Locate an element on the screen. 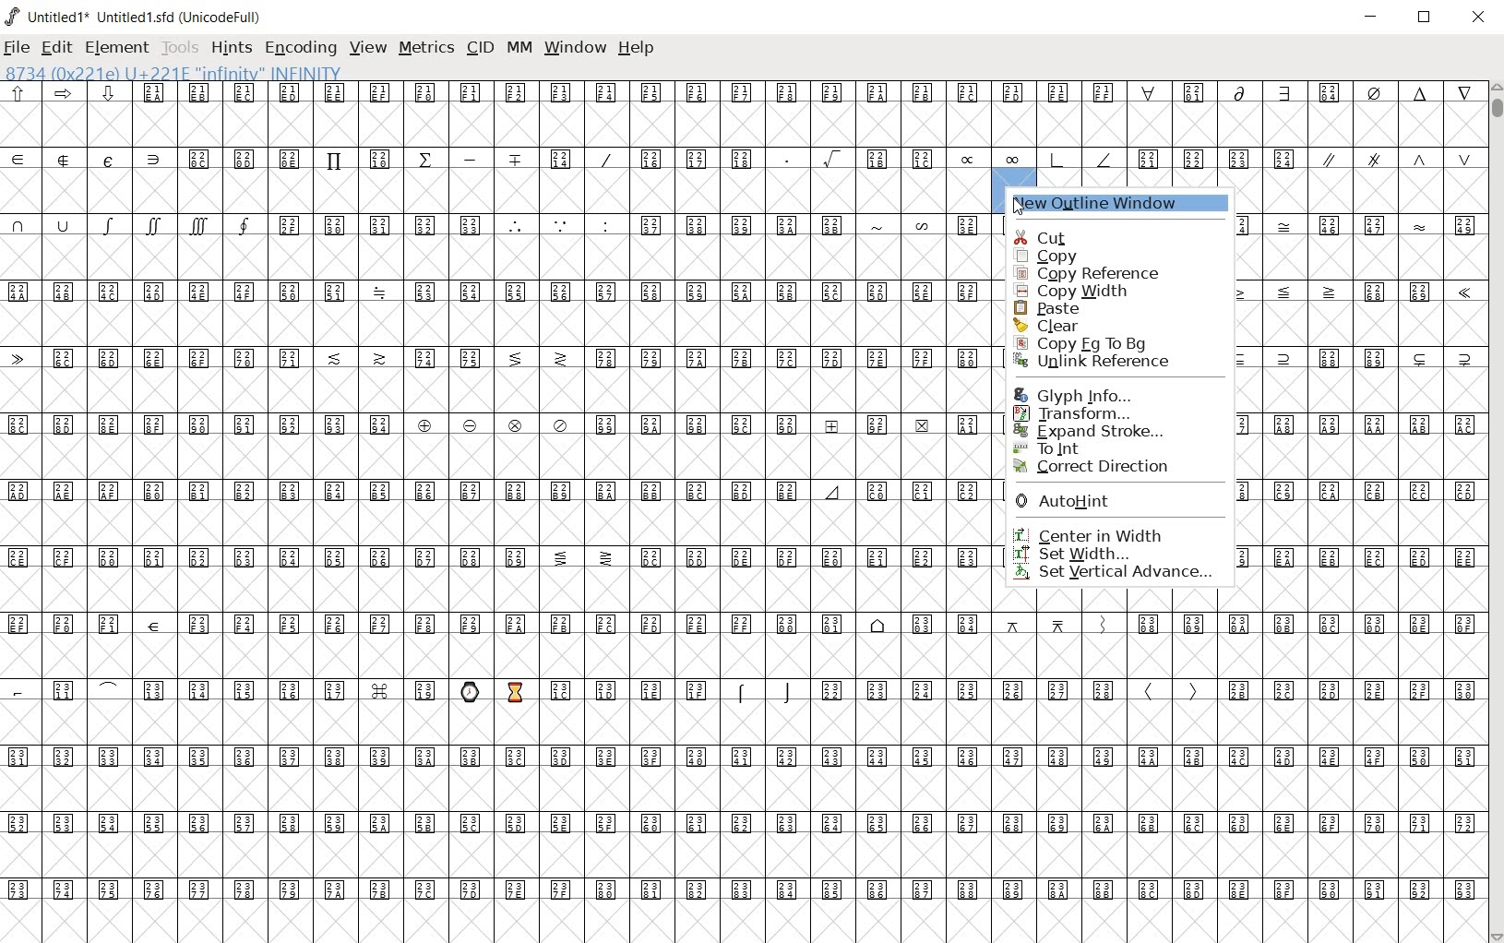  Unicode code points is located at coordinates (230, 689).